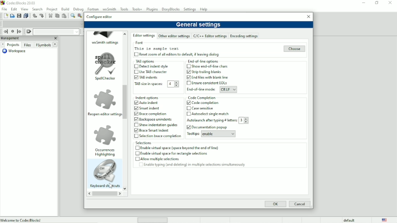 The height and width of the screenshot is (223, 397). What do you see at coordinates (151, 108) in the screenshot?
I see `smart indent` at bounding box center [151, 108].